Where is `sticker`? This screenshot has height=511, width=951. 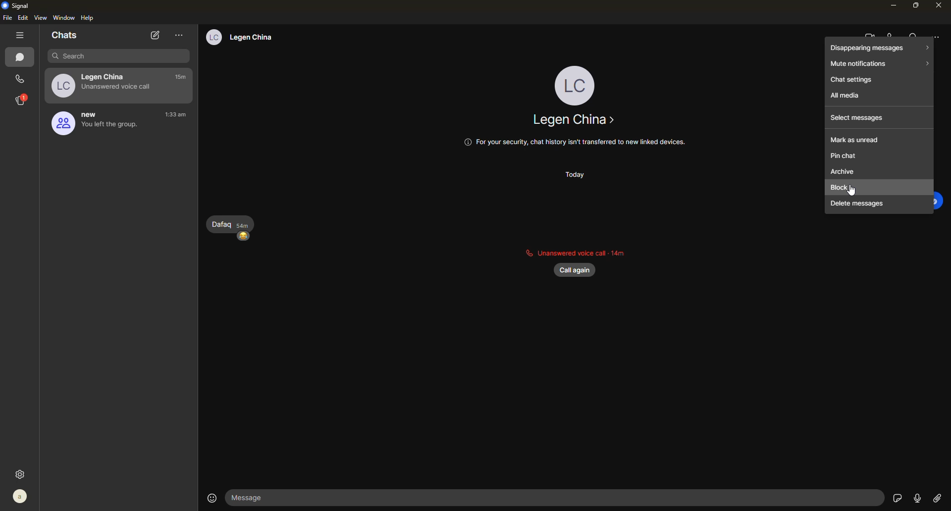
sticker is located at coordinates (895, 498).